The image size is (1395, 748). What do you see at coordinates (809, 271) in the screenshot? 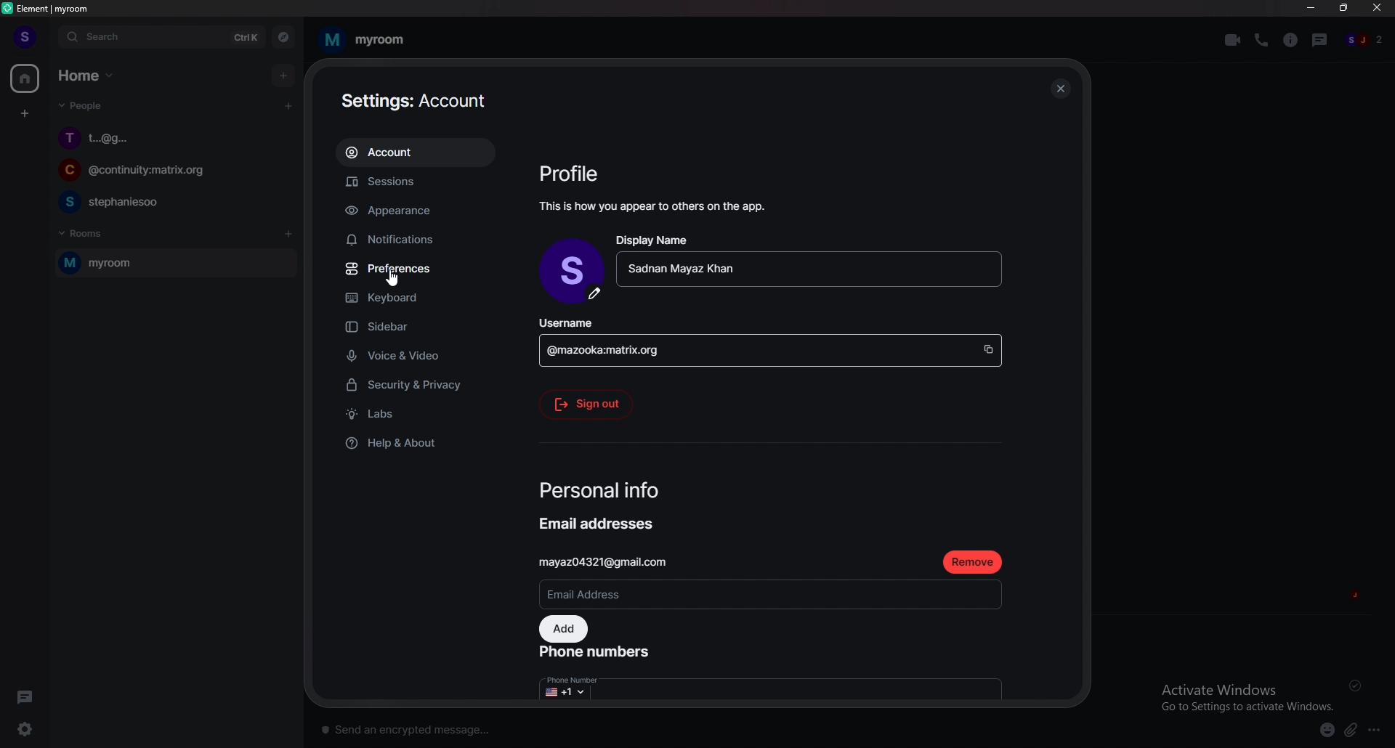
I see `display name` at bounding box center [809, 271].